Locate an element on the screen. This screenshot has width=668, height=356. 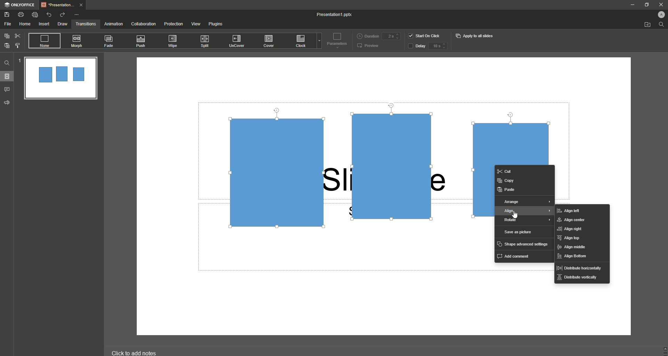
Undo is located at coordinates (49, 14).